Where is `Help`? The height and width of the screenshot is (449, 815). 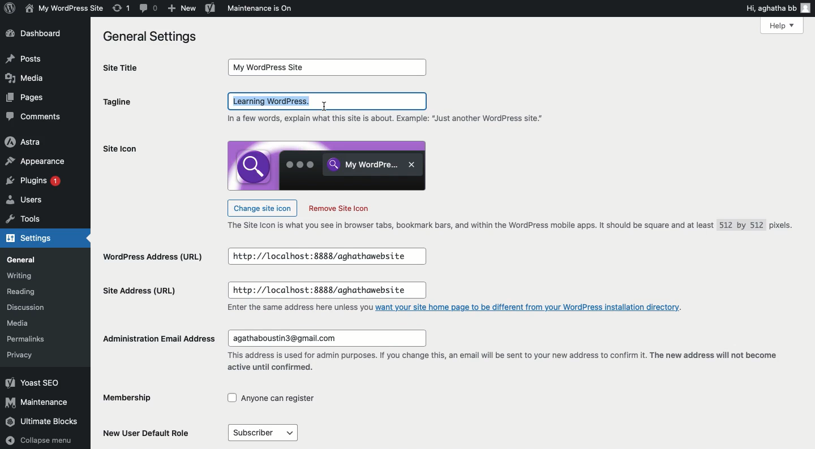 Help is located at coordinates (782, 25).